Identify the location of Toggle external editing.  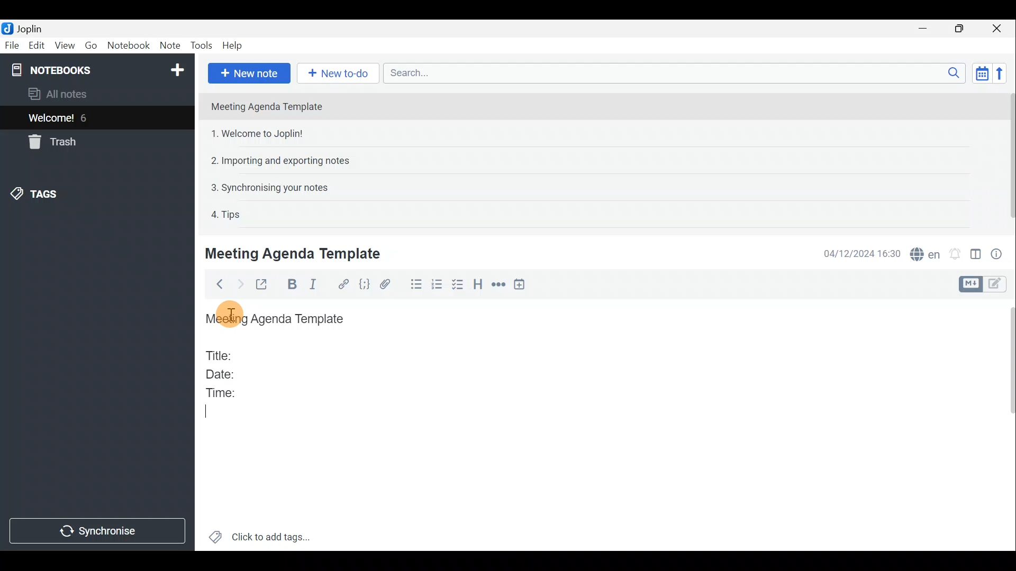
(265, 285).